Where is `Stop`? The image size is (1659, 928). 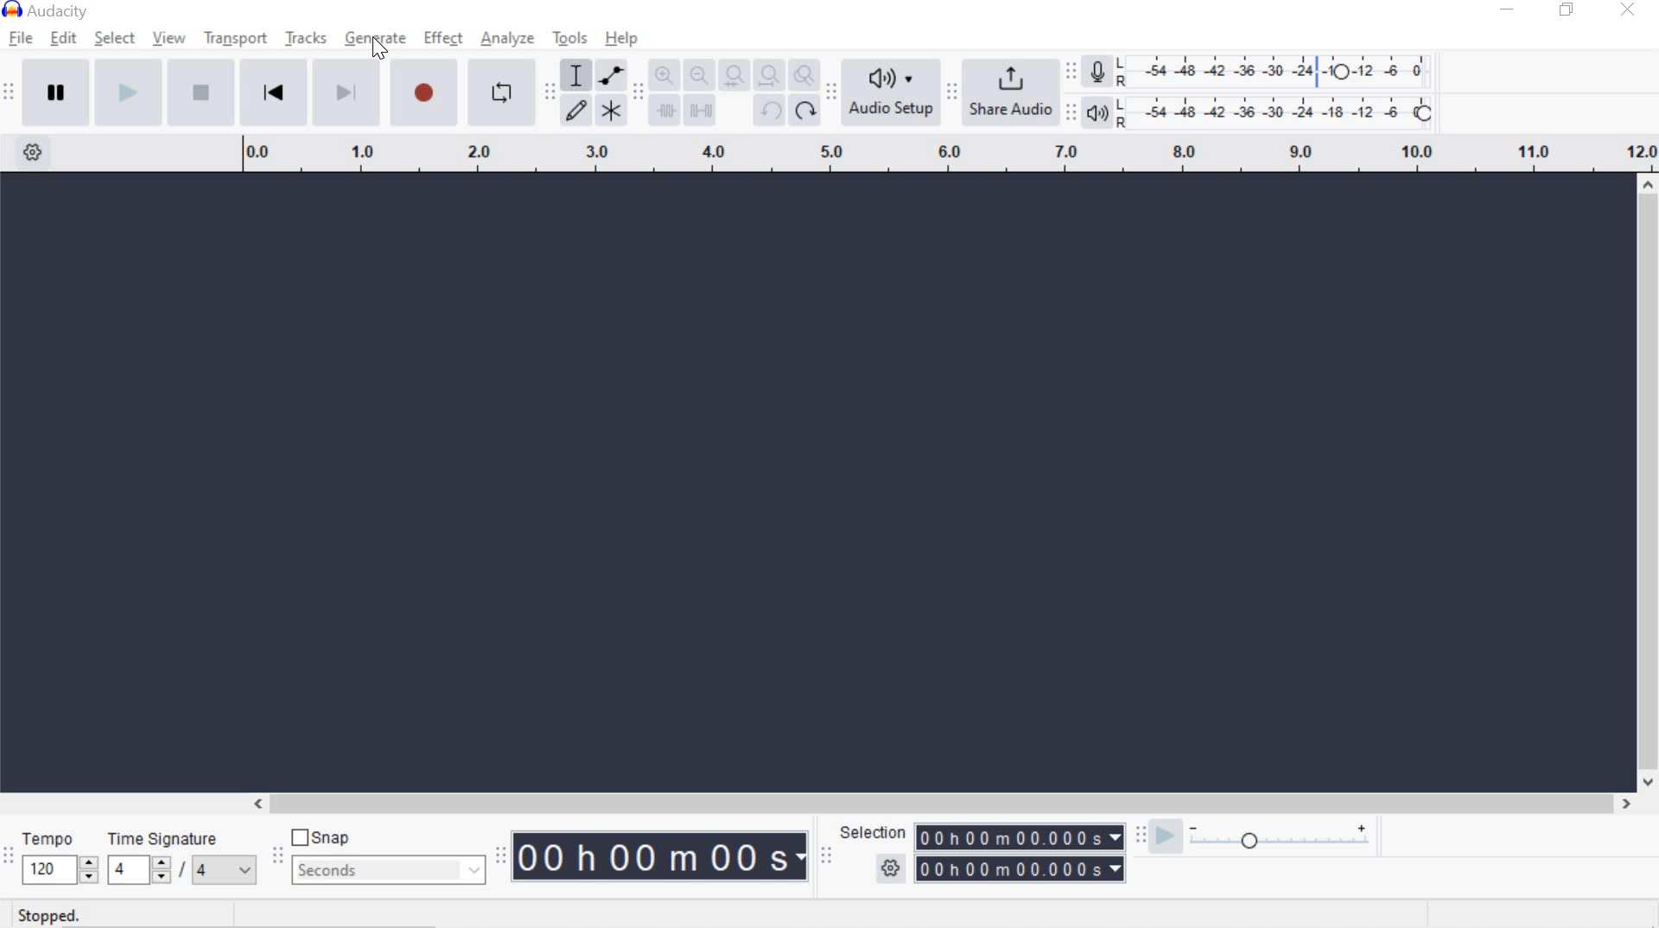
Stop is located at coordinates (202, 91).